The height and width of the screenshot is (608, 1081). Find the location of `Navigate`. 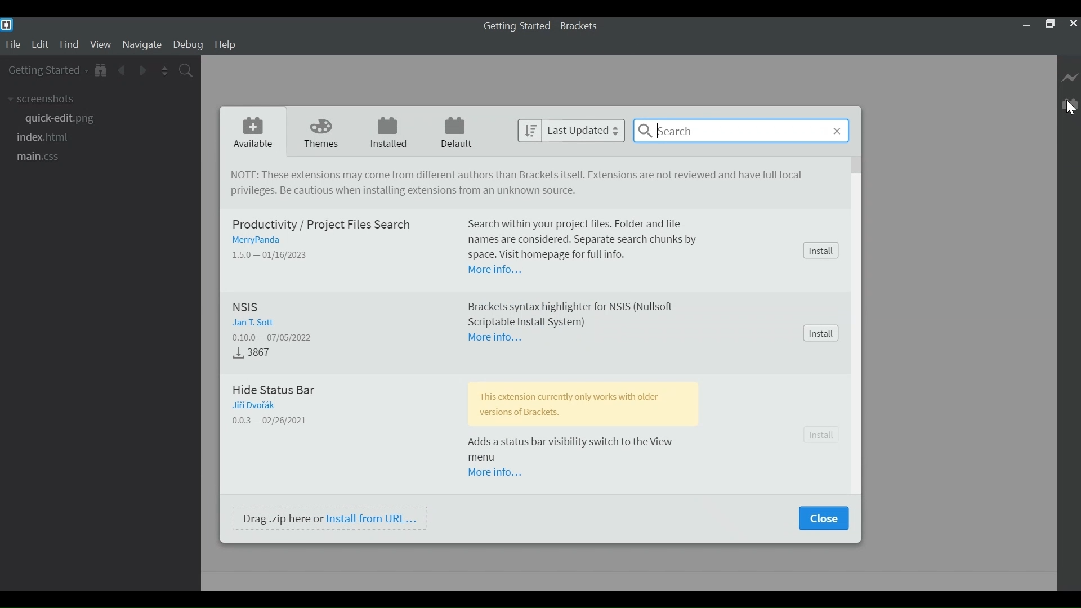

Navigate is located at coordinates (141, 45).